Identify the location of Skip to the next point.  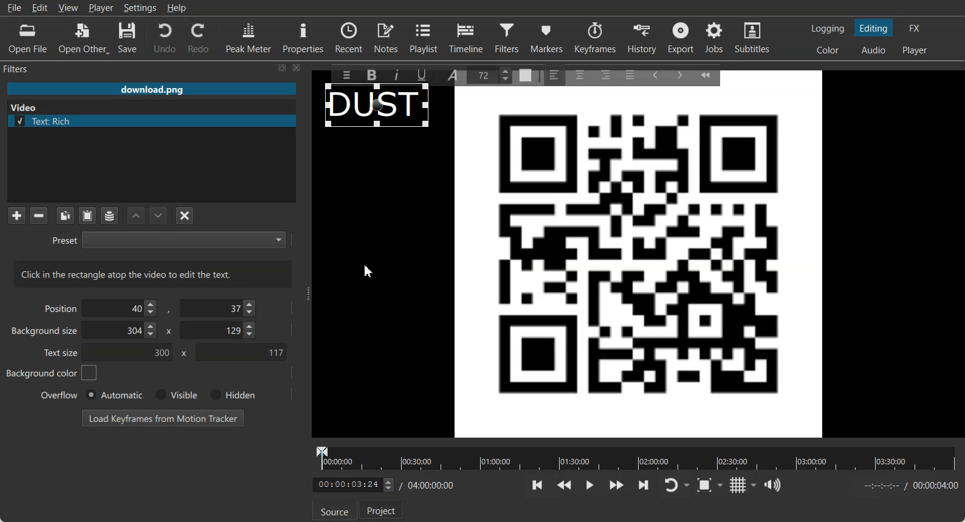
(643, 484).